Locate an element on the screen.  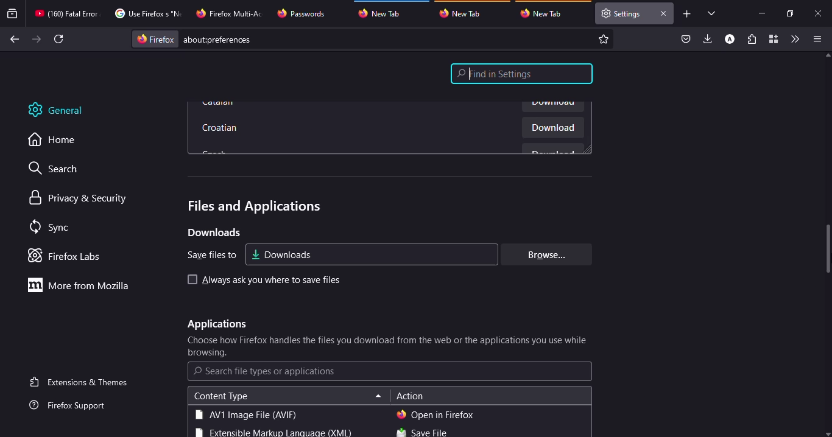
general is located at coordinates (64, 110).